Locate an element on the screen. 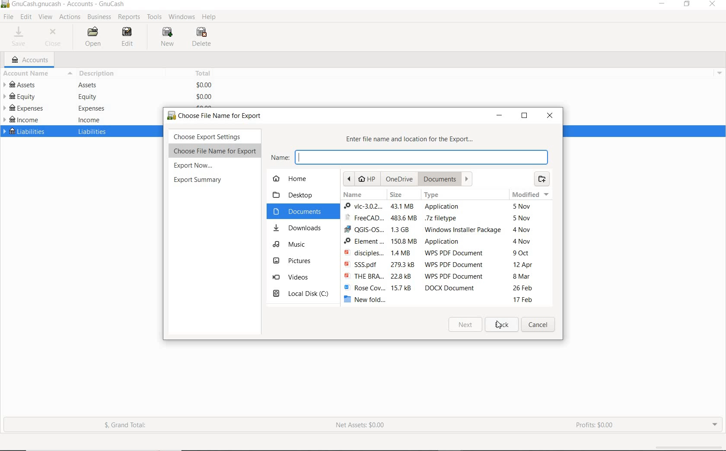 The width and height of the screenshot is (726, 451). INCOME is located at coordinates (23, 120).